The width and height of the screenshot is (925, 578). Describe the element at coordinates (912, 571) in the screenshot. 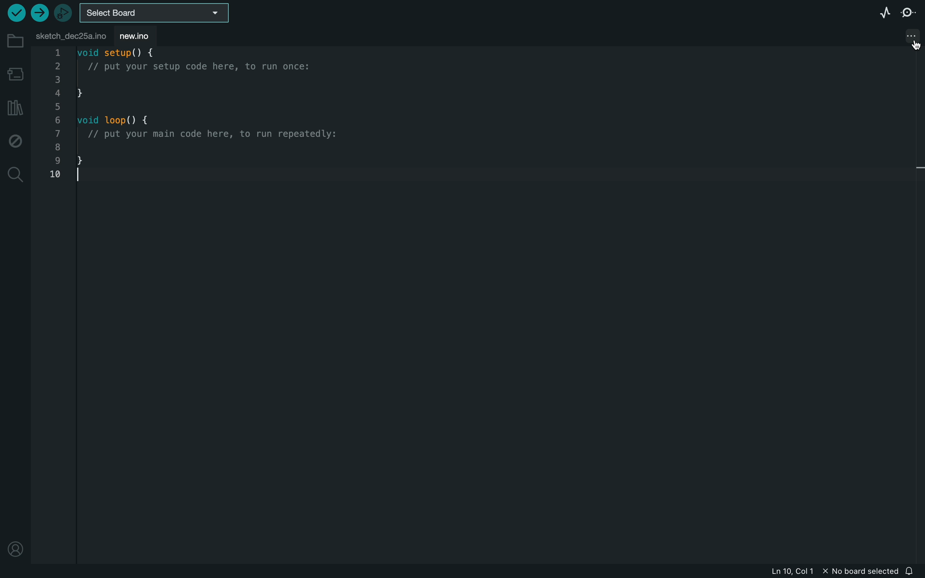

I see `notification` at that location.